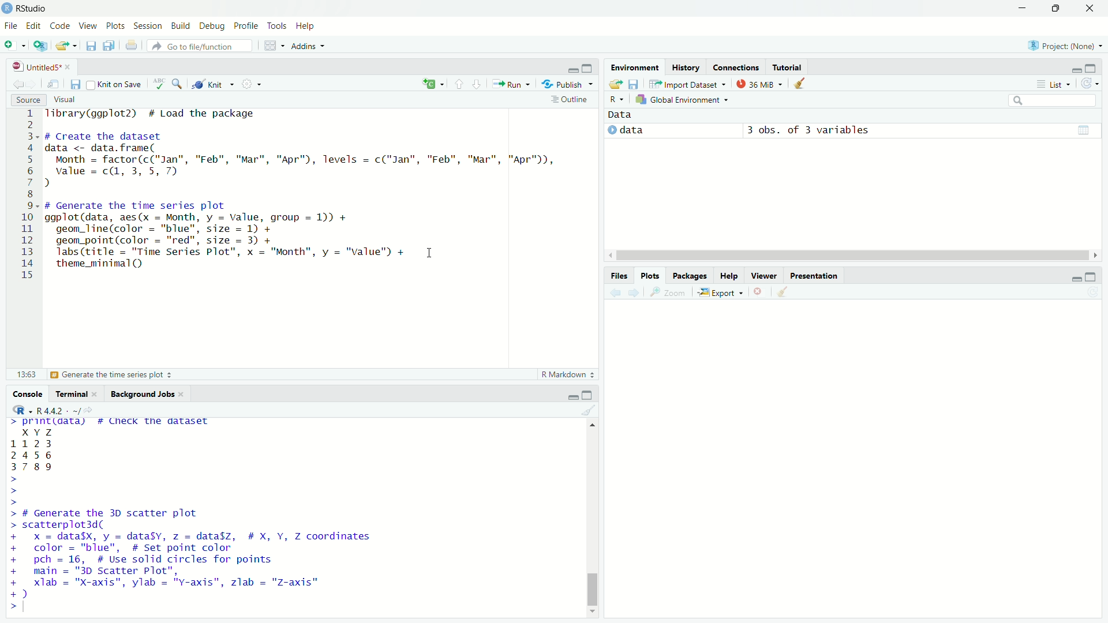 The width and height of the screenshot is (1108, 623). Describe the element at coordinates (132, 46) in the screenshot. I see `print the file` at that location.